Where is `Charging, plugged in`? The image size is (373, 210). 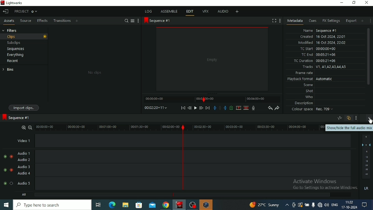 Charging, plugged in is located at coordinates (307, 205).